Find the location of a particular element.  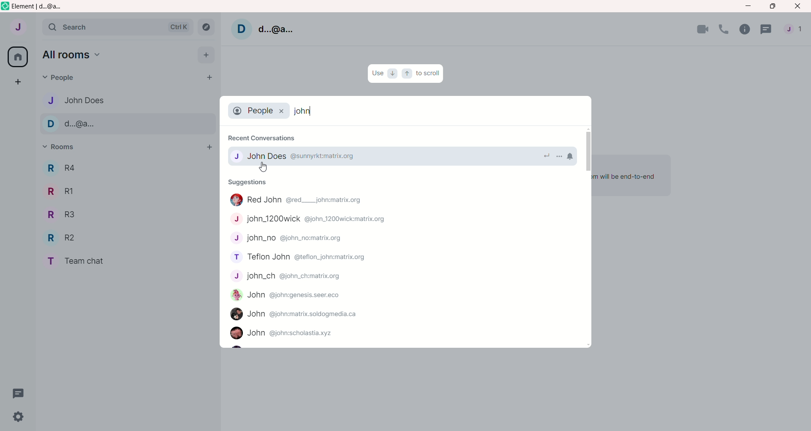

room options is located at coordinates (559, 155).